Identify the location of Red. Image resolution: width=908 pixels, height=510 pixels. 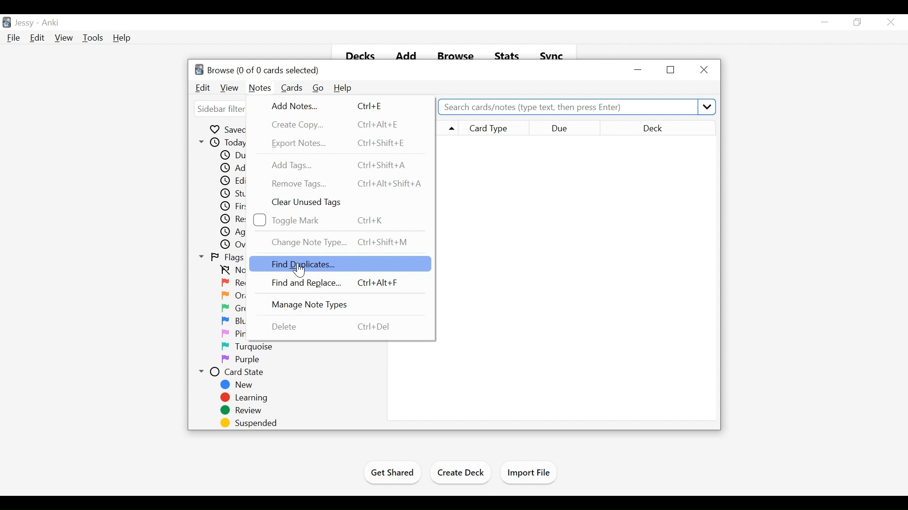
(237, 283).